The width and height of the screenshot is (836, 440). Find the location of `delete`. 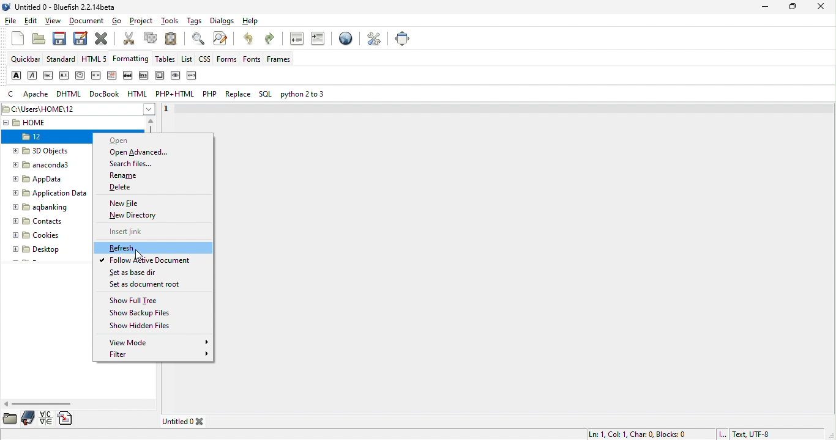

delete is located at coordinates (124, 188).